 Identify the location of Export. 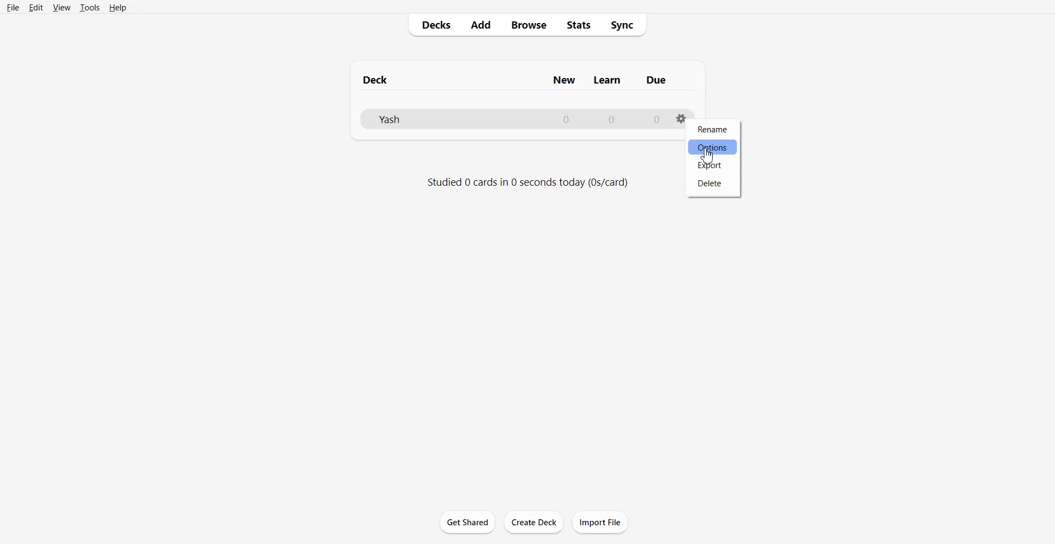
(711, 165).